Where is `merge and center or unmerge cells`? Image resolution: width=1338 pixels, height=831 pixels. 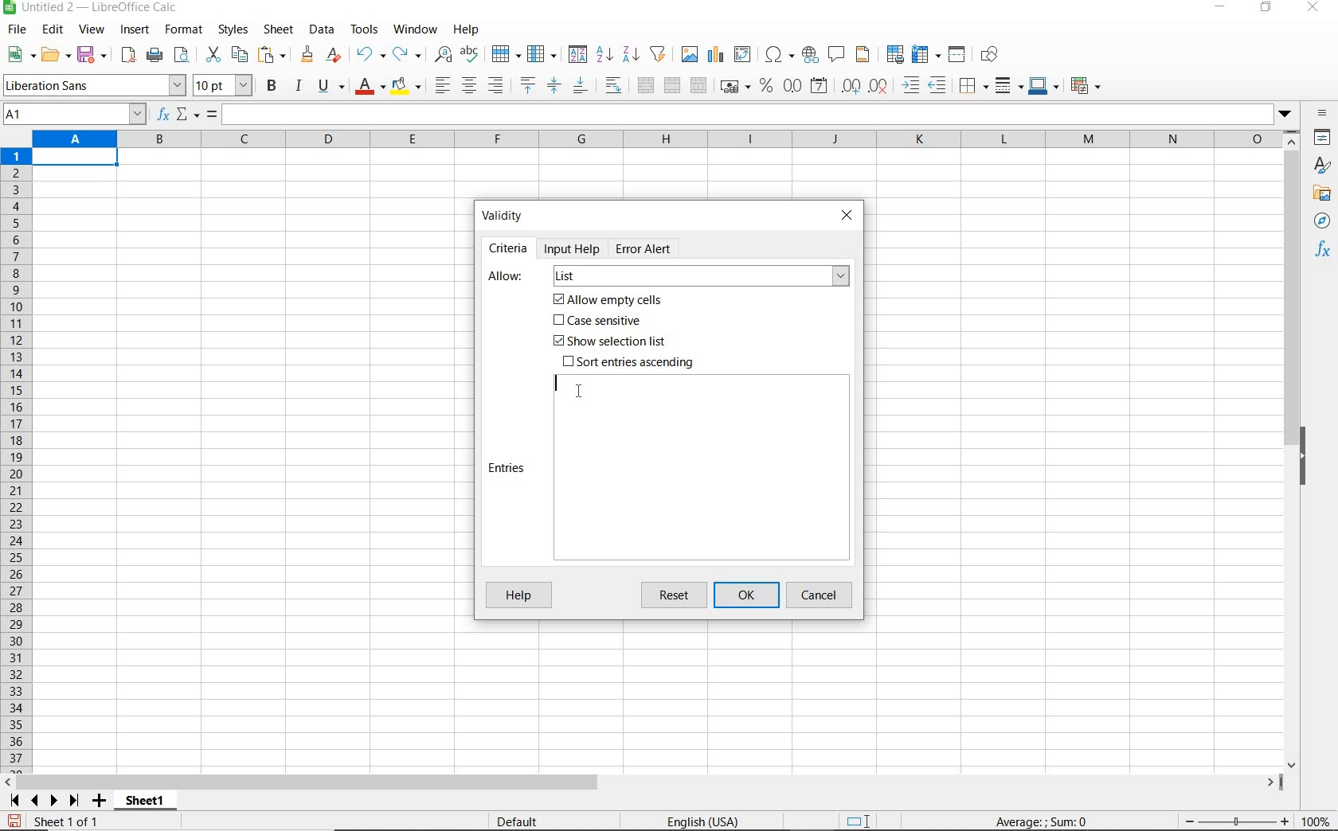
merge and center or unmerge cells is located at coordinates (646, 86).